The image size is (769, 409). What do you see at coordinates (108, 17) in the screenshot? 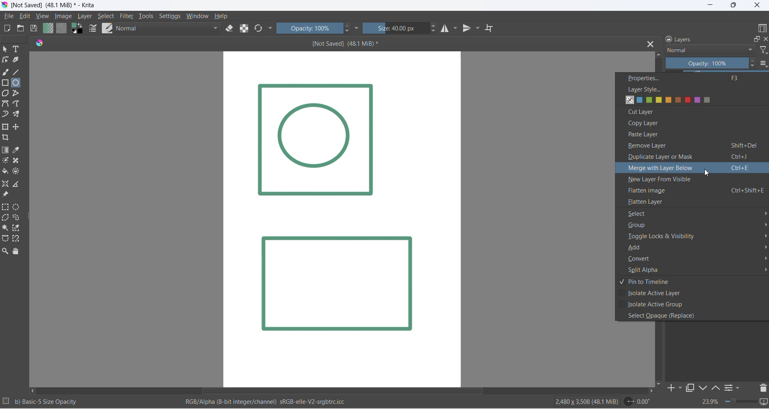
I see `select` at bounding box center [108, 17].